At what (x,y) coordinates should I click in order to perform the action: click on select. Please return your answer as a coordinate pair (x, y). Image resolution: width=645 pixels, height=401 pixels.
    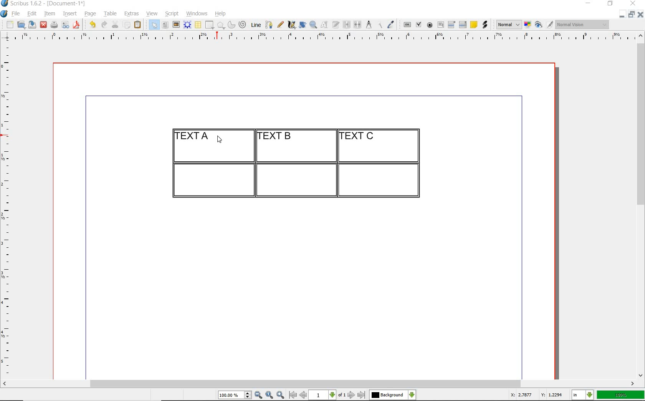
    Looking at the image, I should click on (154, 25).